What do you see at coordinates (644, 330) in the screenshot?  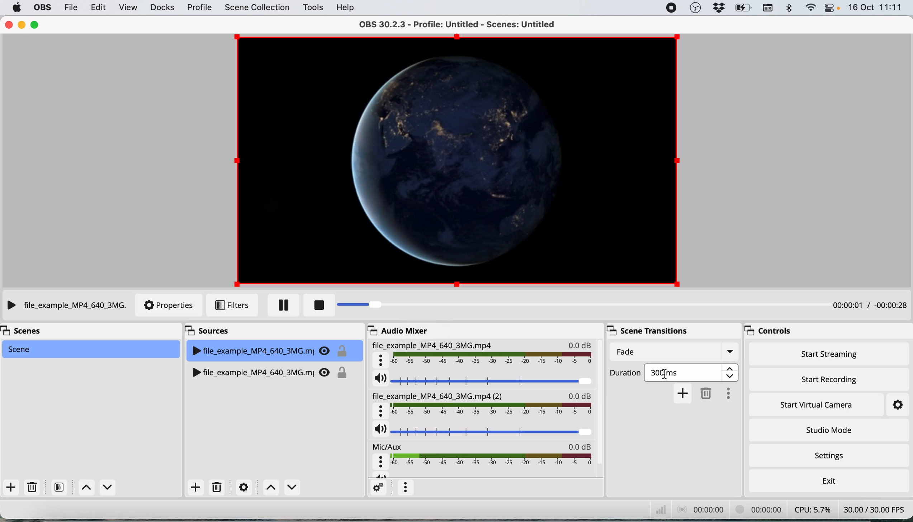 I see `scene transitions` at bounding box center [644, 330].